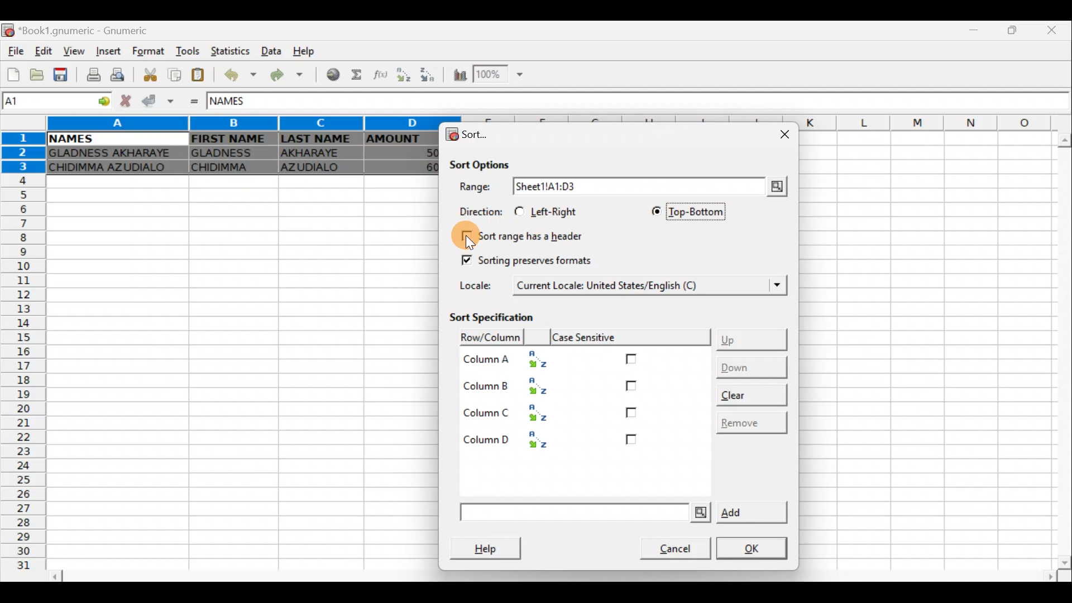 The width and height of the screenshot is (1072, 603). I want to click on Locale, so click(480, 285).